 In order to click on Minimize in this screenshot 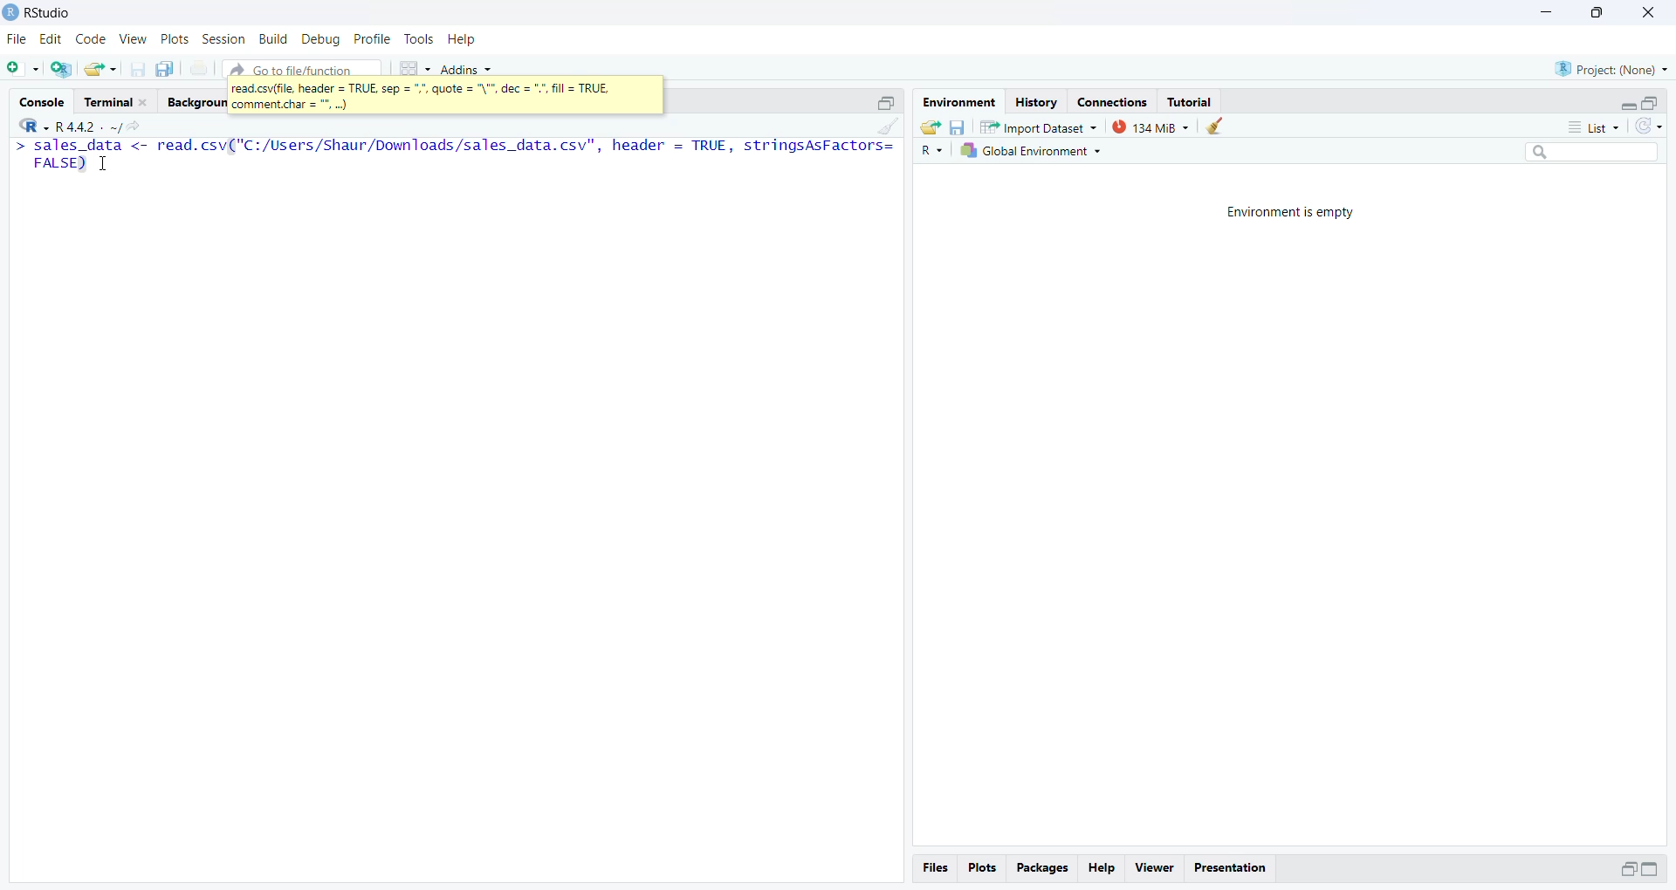, I will do `click(1546, 13)`.